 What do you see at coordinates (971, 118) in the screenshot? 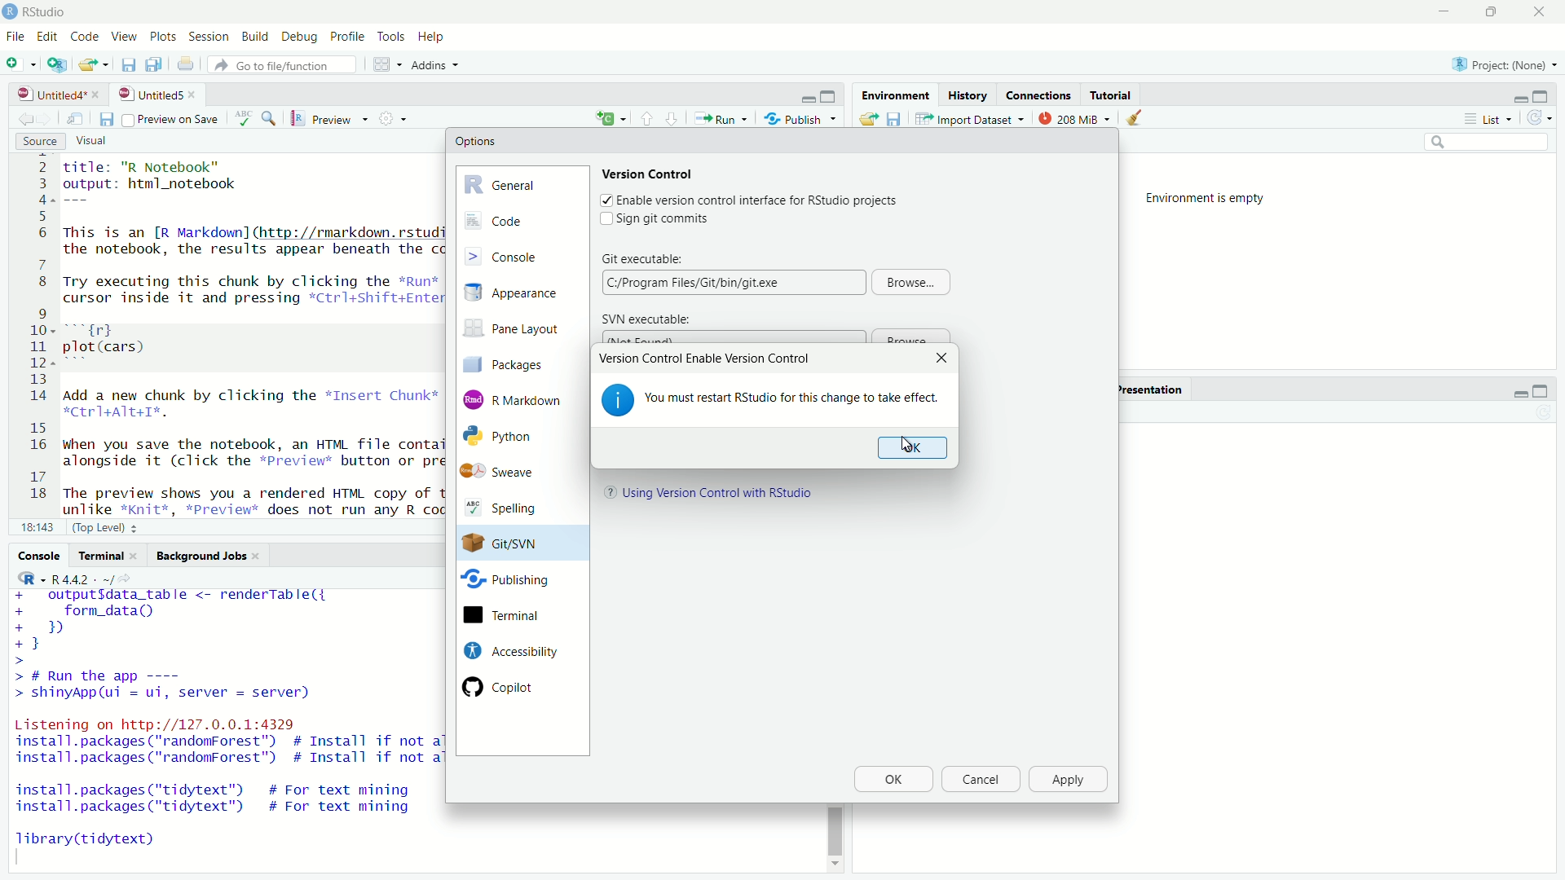
I see `Import Dataset ` at bounding box center [971, 118].